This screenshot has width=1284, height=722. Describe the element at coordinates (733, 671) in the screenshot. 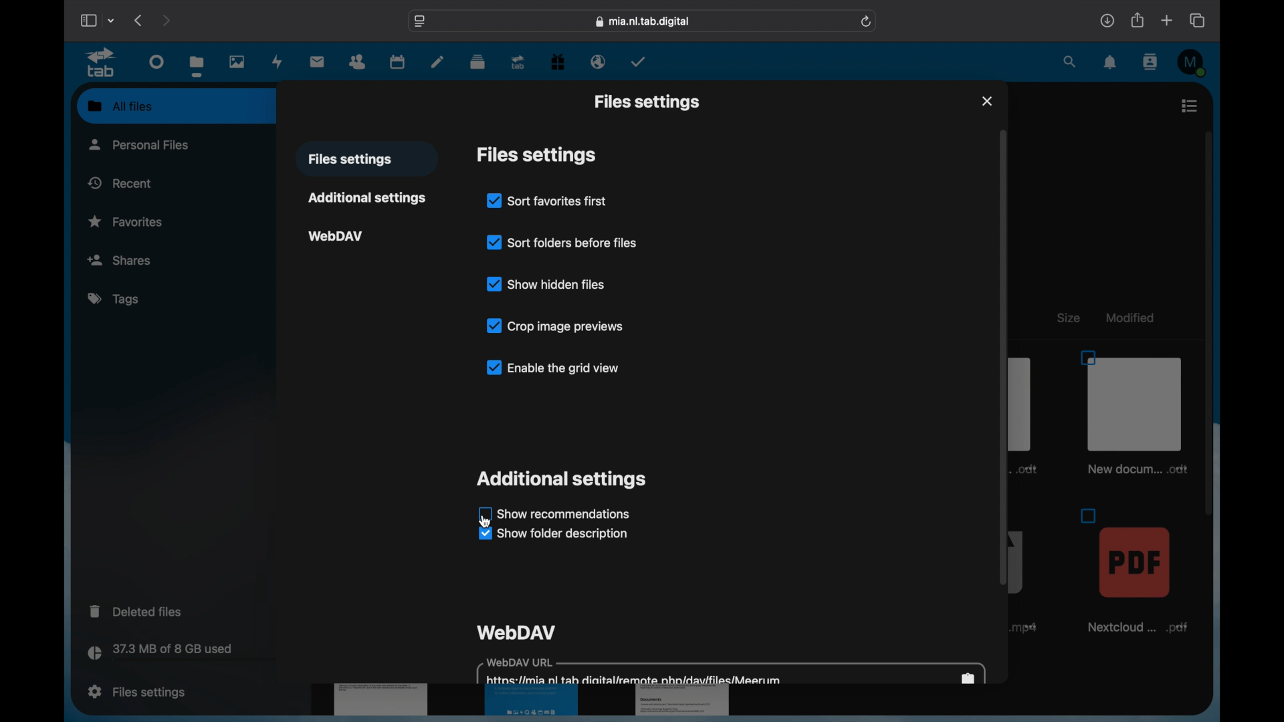

I see `webdav url` at that location.